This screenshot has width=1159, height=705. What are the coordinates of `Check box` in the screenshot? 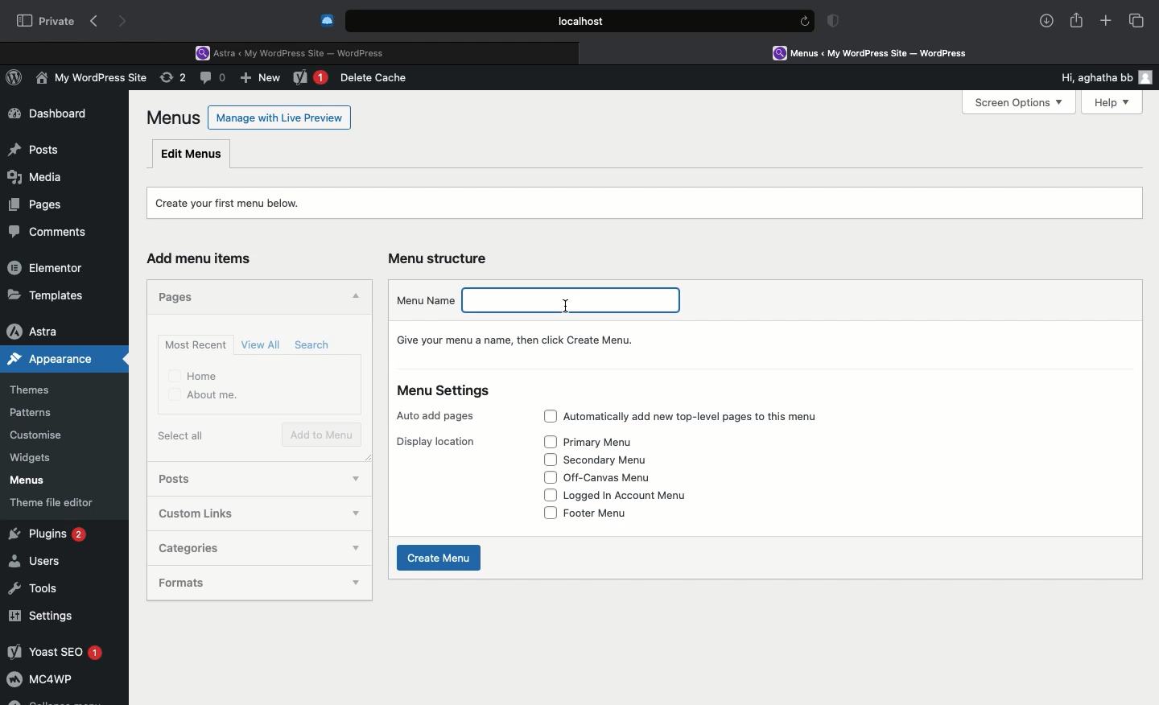 It's located at (549, 513).